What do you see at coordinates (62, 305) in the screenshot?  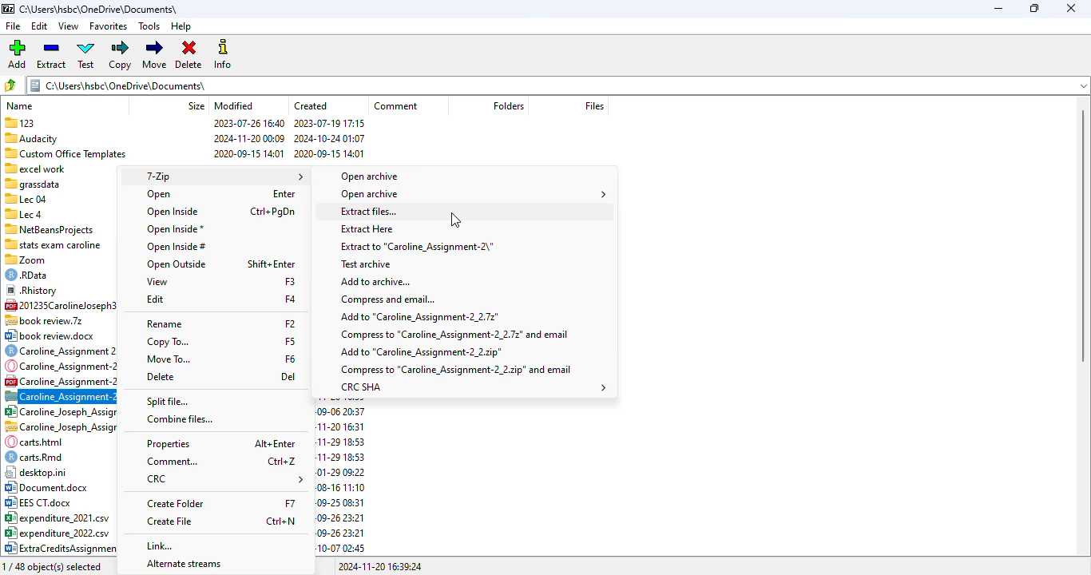 I see ` 201235CarolineJoseph3... 854886 2020-10-09 19:02 2020-10-09 19:05` at bounding box center [62, 305].